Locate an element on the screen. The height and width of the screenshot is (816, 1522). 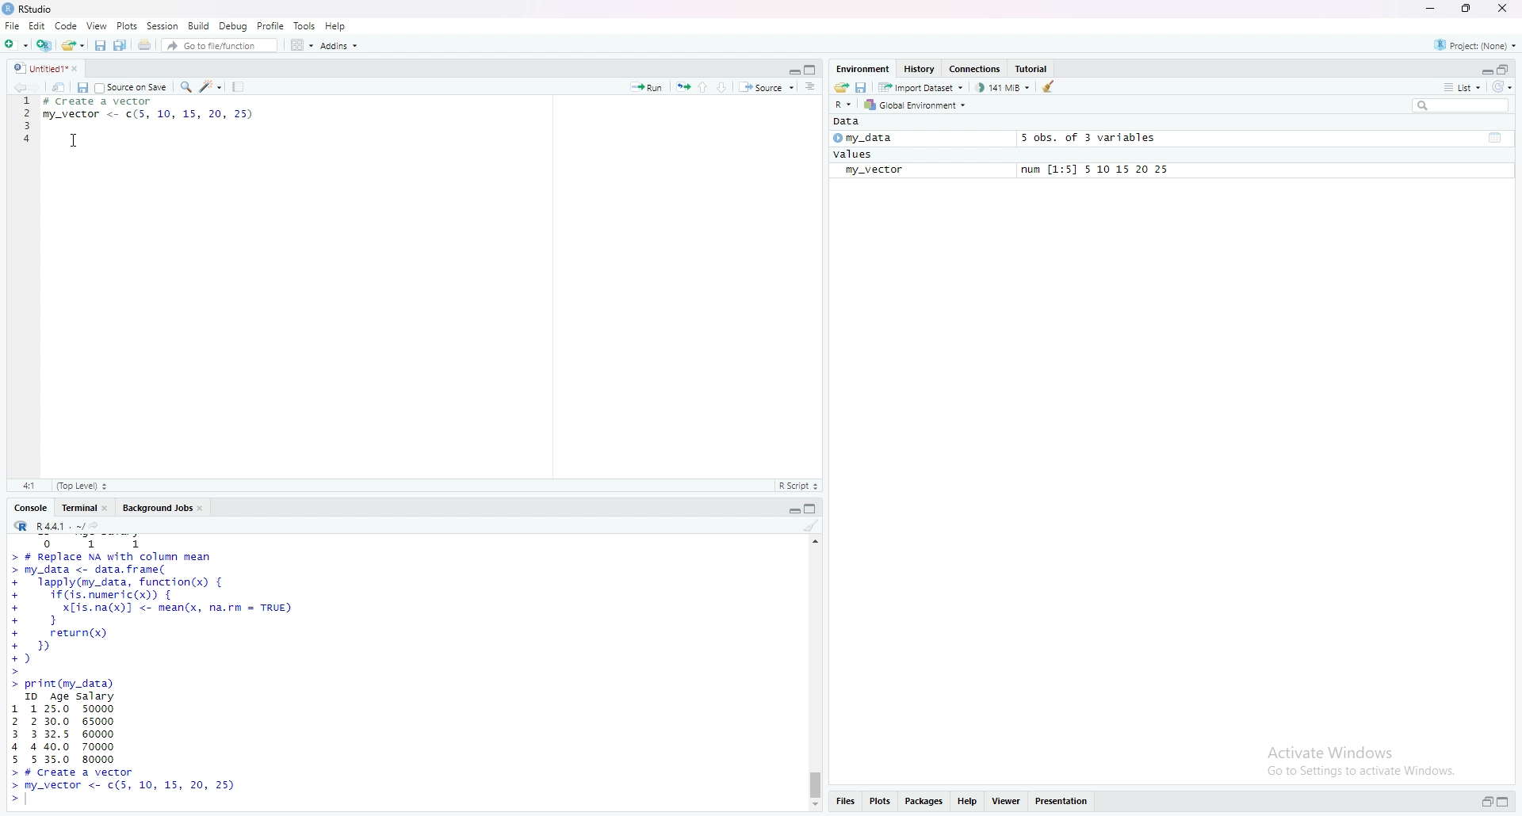
profile is located at coordinates (270, 25).